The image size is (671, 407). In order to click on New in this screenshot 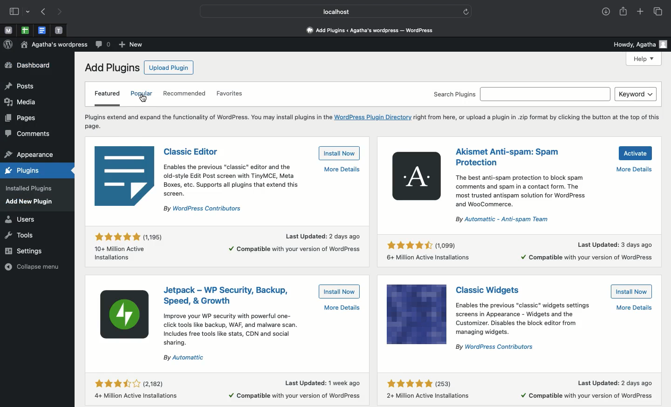, I will do `click(130, 44)`.